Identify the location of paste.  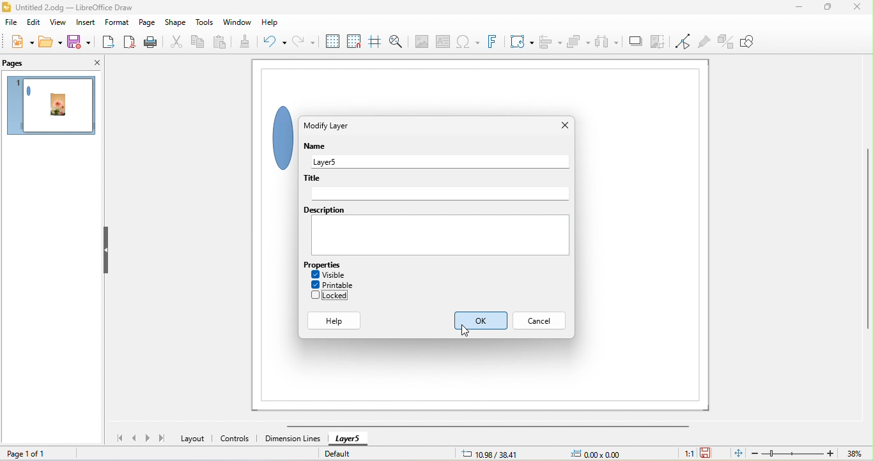
(222, 40).